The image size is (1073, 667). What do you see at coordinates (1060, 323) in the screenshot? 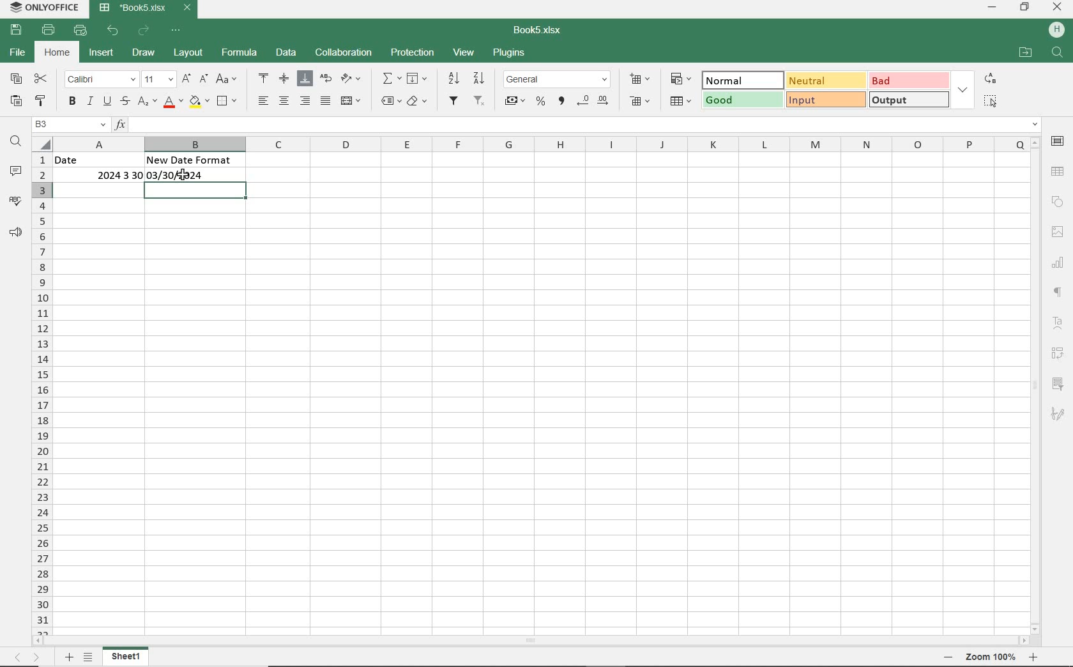
I see `TEXT ART` at bounding box center [1060, 323].